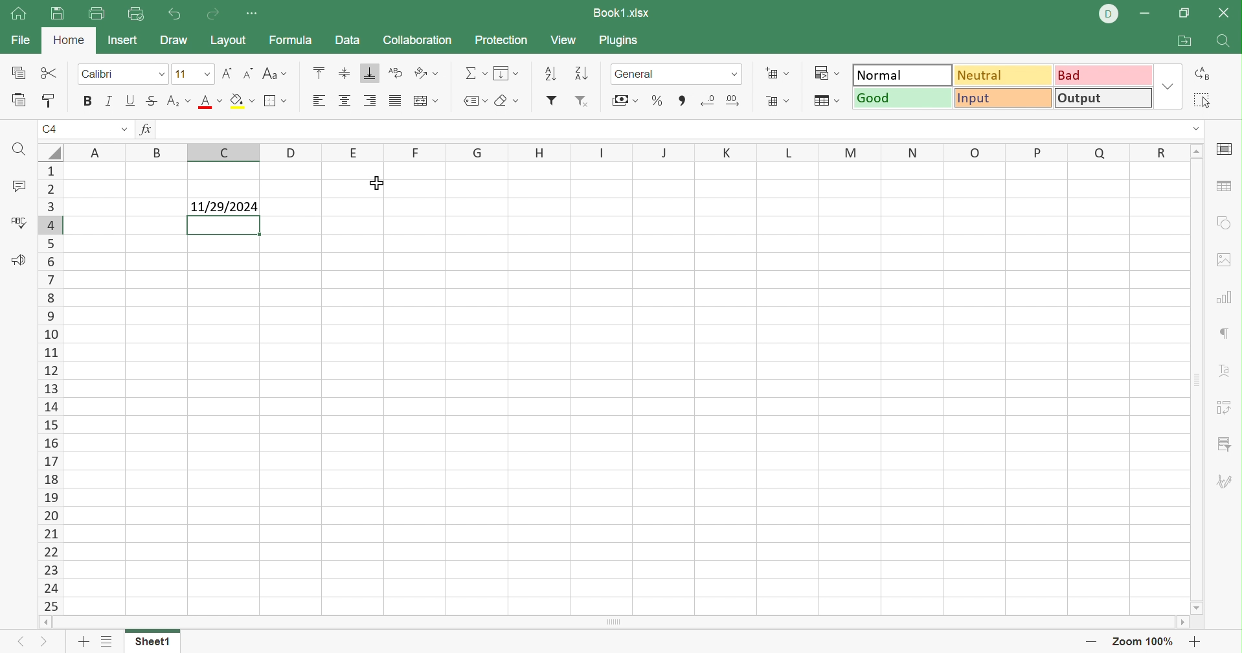 The image size is (1242, 653). What do you see at coordinates (1225, 223) in the screenshot?
I see `shape settings` at bounding box center [1225, 223].